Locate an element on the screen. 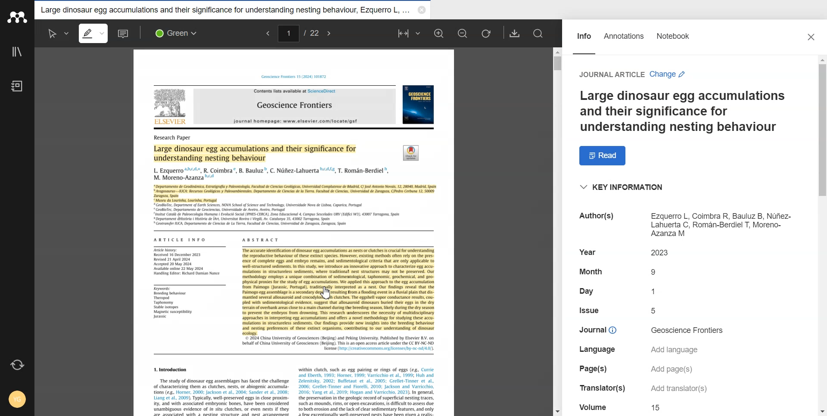  Auto sync is located at coordinates (17, 366).